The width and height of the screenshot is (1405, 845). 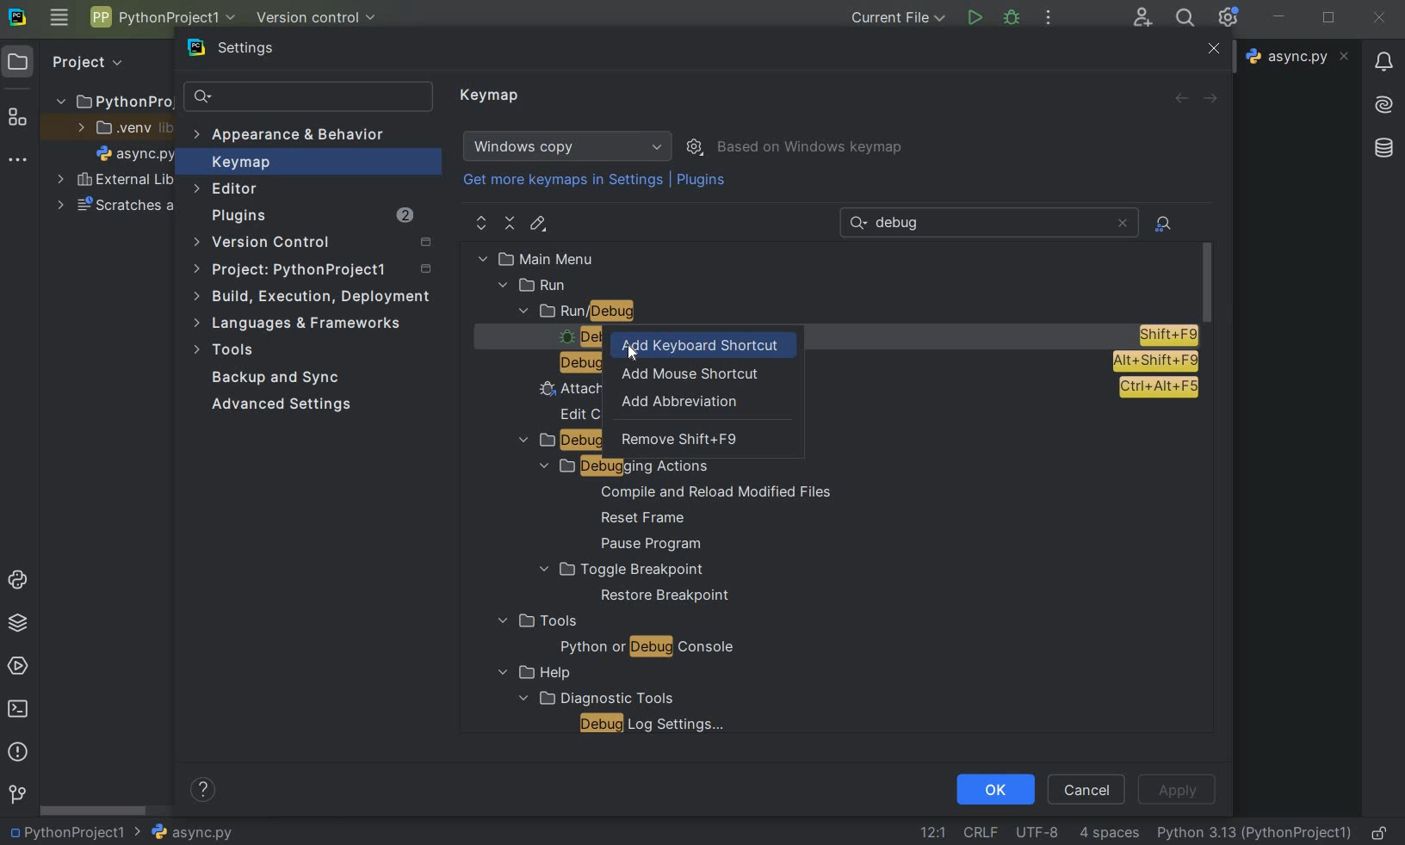 What do you see at coordinates (17, 795) in the screenshot?
I see `version control` at bounding box center [17, 795].